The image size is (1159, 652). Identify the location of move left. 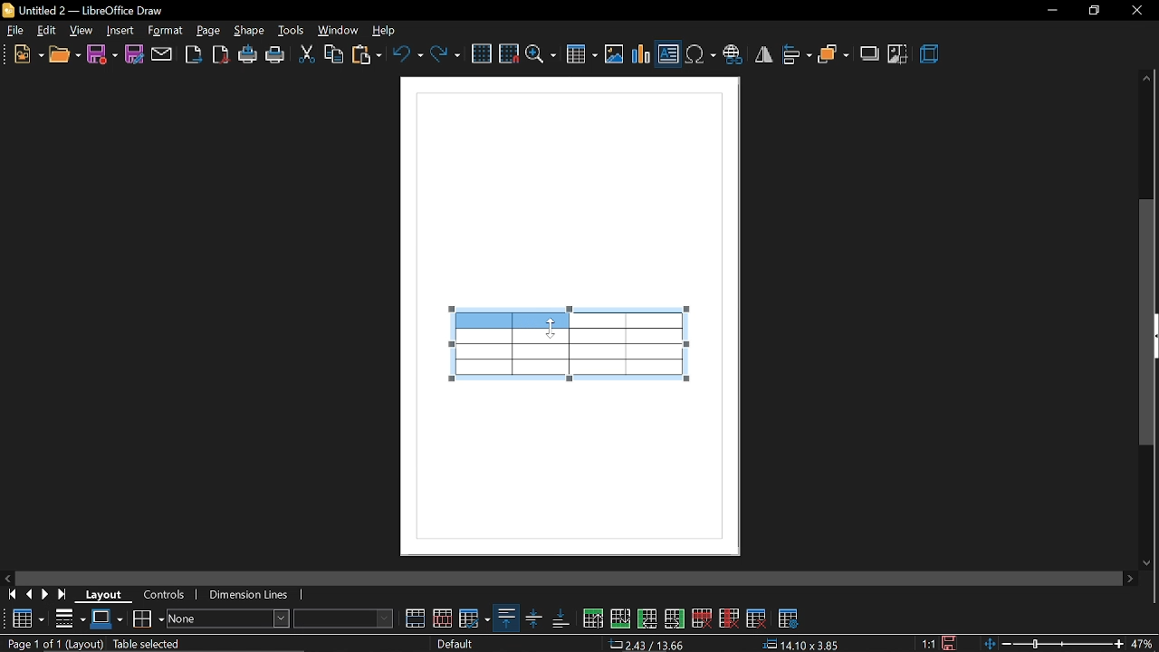
(7, 577).